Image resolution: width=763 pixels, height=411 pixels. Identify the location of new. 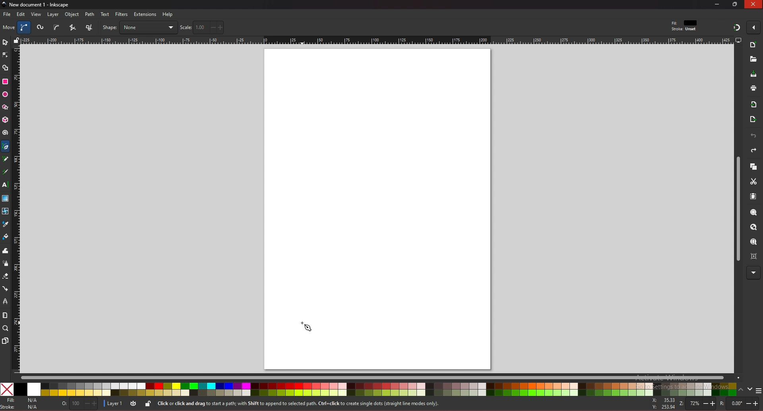
(753, 46).